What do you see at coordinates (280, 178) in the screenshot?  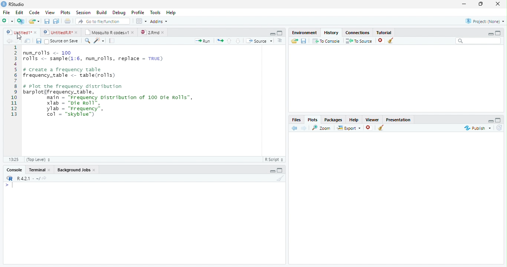 I see `Clear` at bounding box center [280, 178].